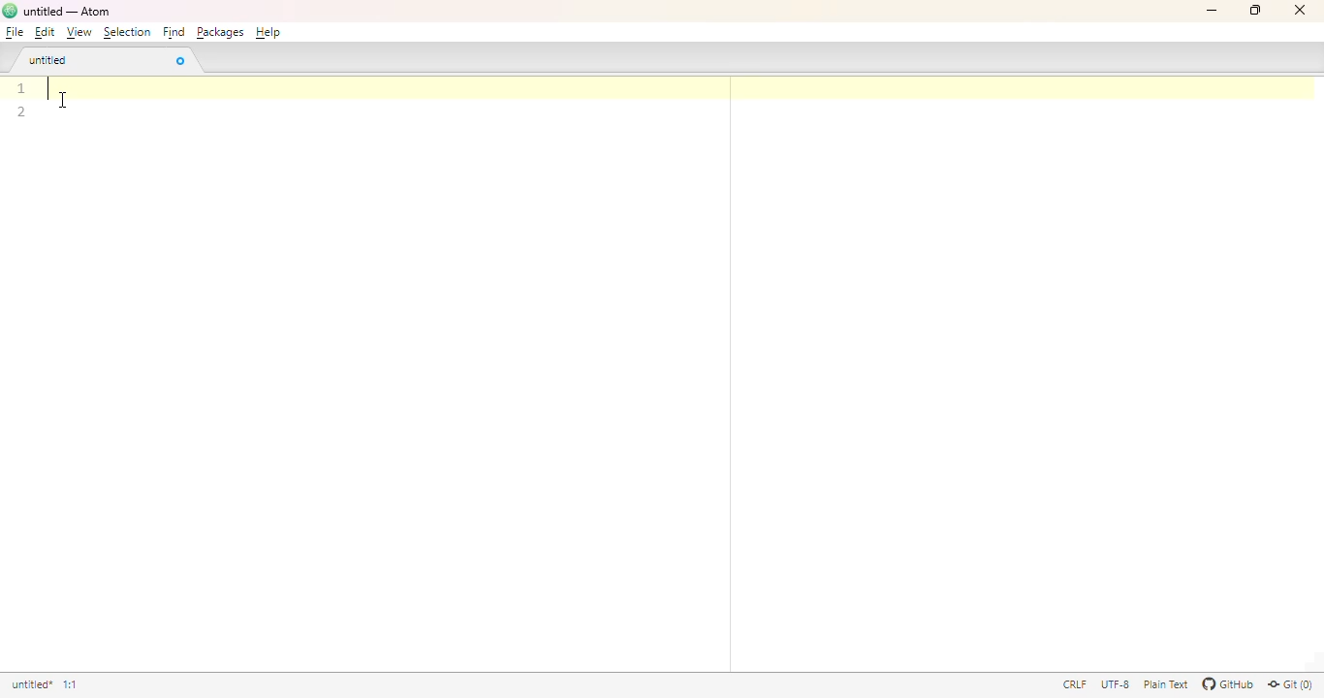  I want to click on CRLF, so click(1073, 685).